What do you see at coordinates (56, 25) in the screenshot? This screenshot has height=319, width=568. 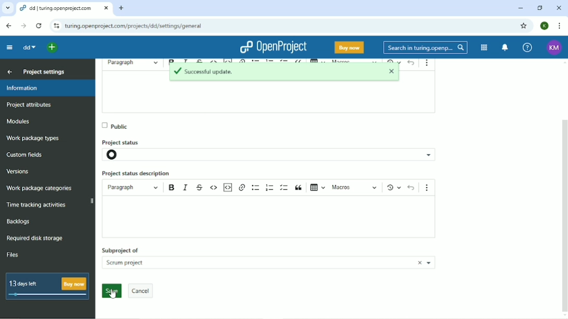 I see `View site information` at bounding box center [56, 25].